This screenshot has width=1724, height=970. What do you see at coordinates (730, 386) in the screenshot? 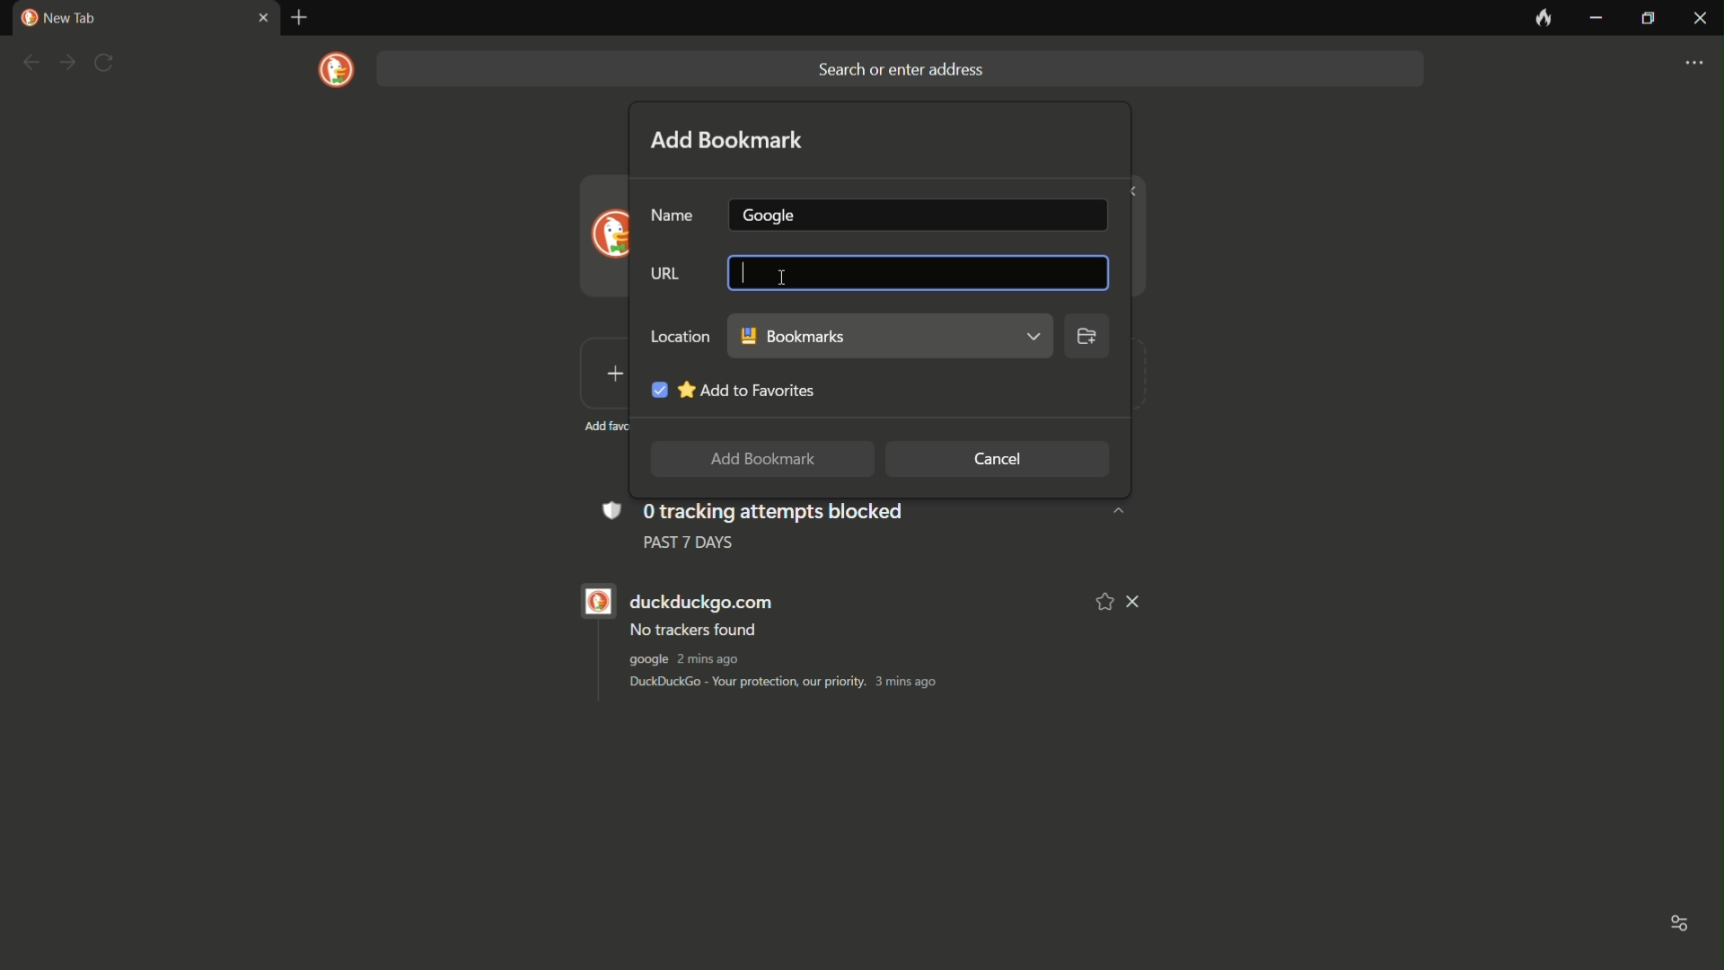
I see `add to favorite` at bounding box center [730, 386].